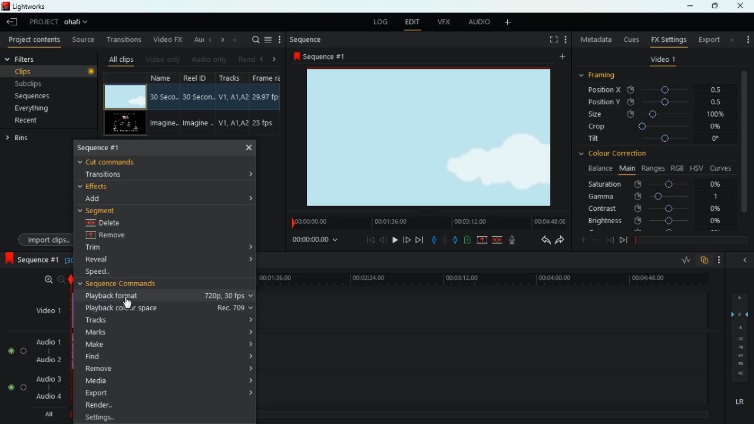 This screenshot has width=754, height=424. I want to click on trim, so click(110, 248).